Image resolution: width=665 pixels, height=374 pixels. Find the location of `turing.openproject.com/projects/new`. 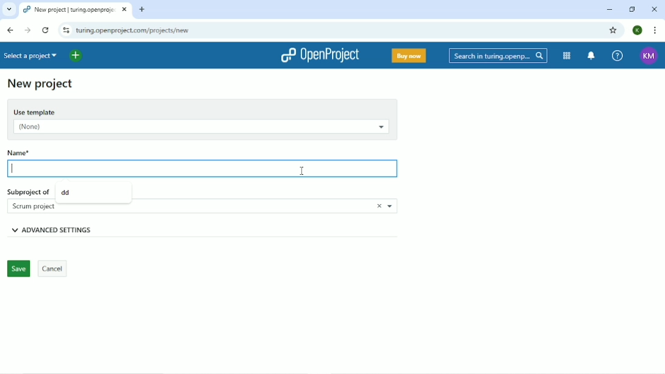

turing.openproject.com/projects/new is located at coordinates (151, 30).